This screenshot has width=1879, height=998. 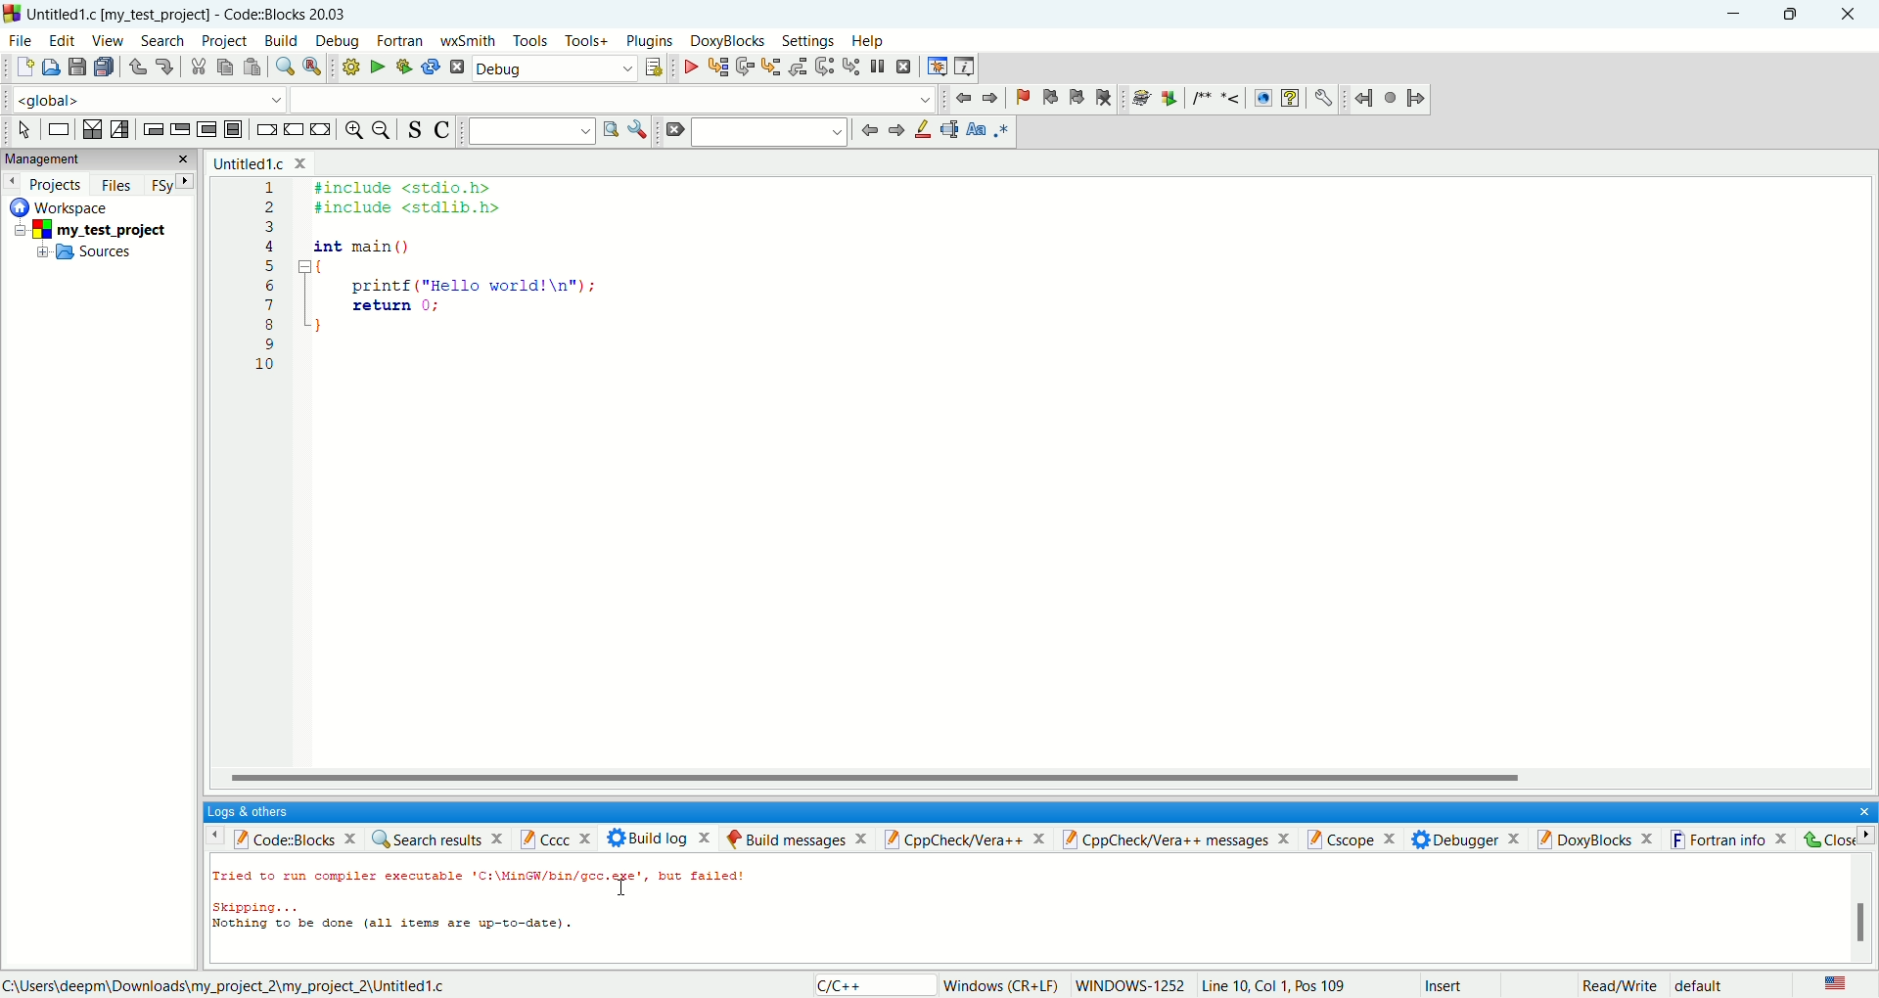 What do you see at coordinates (456, 67) in the screenshot?
I see `abort` at bounding box center [456, 67].